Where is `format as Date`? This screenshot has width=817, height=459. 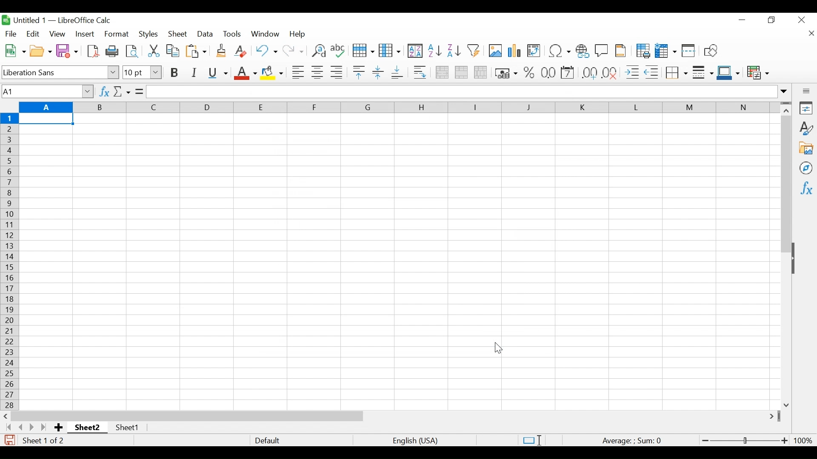 format as Date is located at coordinates (568, 74).